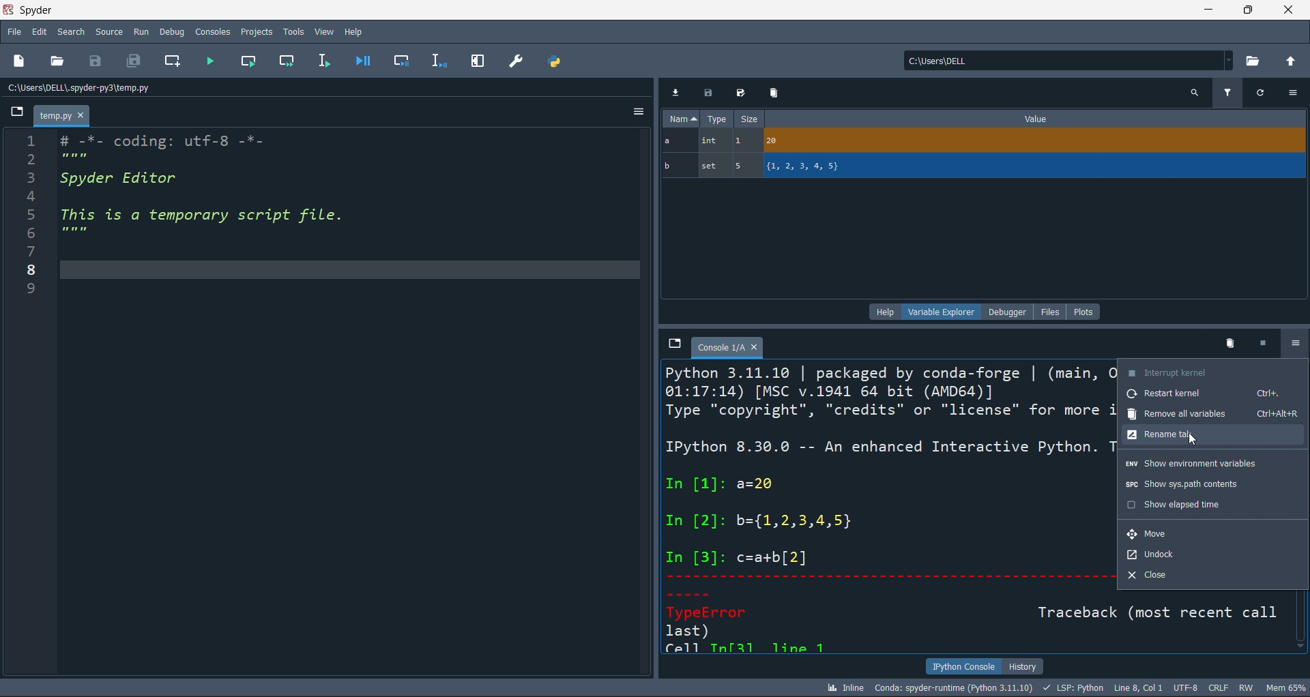 This screenshot has width=1310, height=697. I want to click on run cell, so click(290, 62).